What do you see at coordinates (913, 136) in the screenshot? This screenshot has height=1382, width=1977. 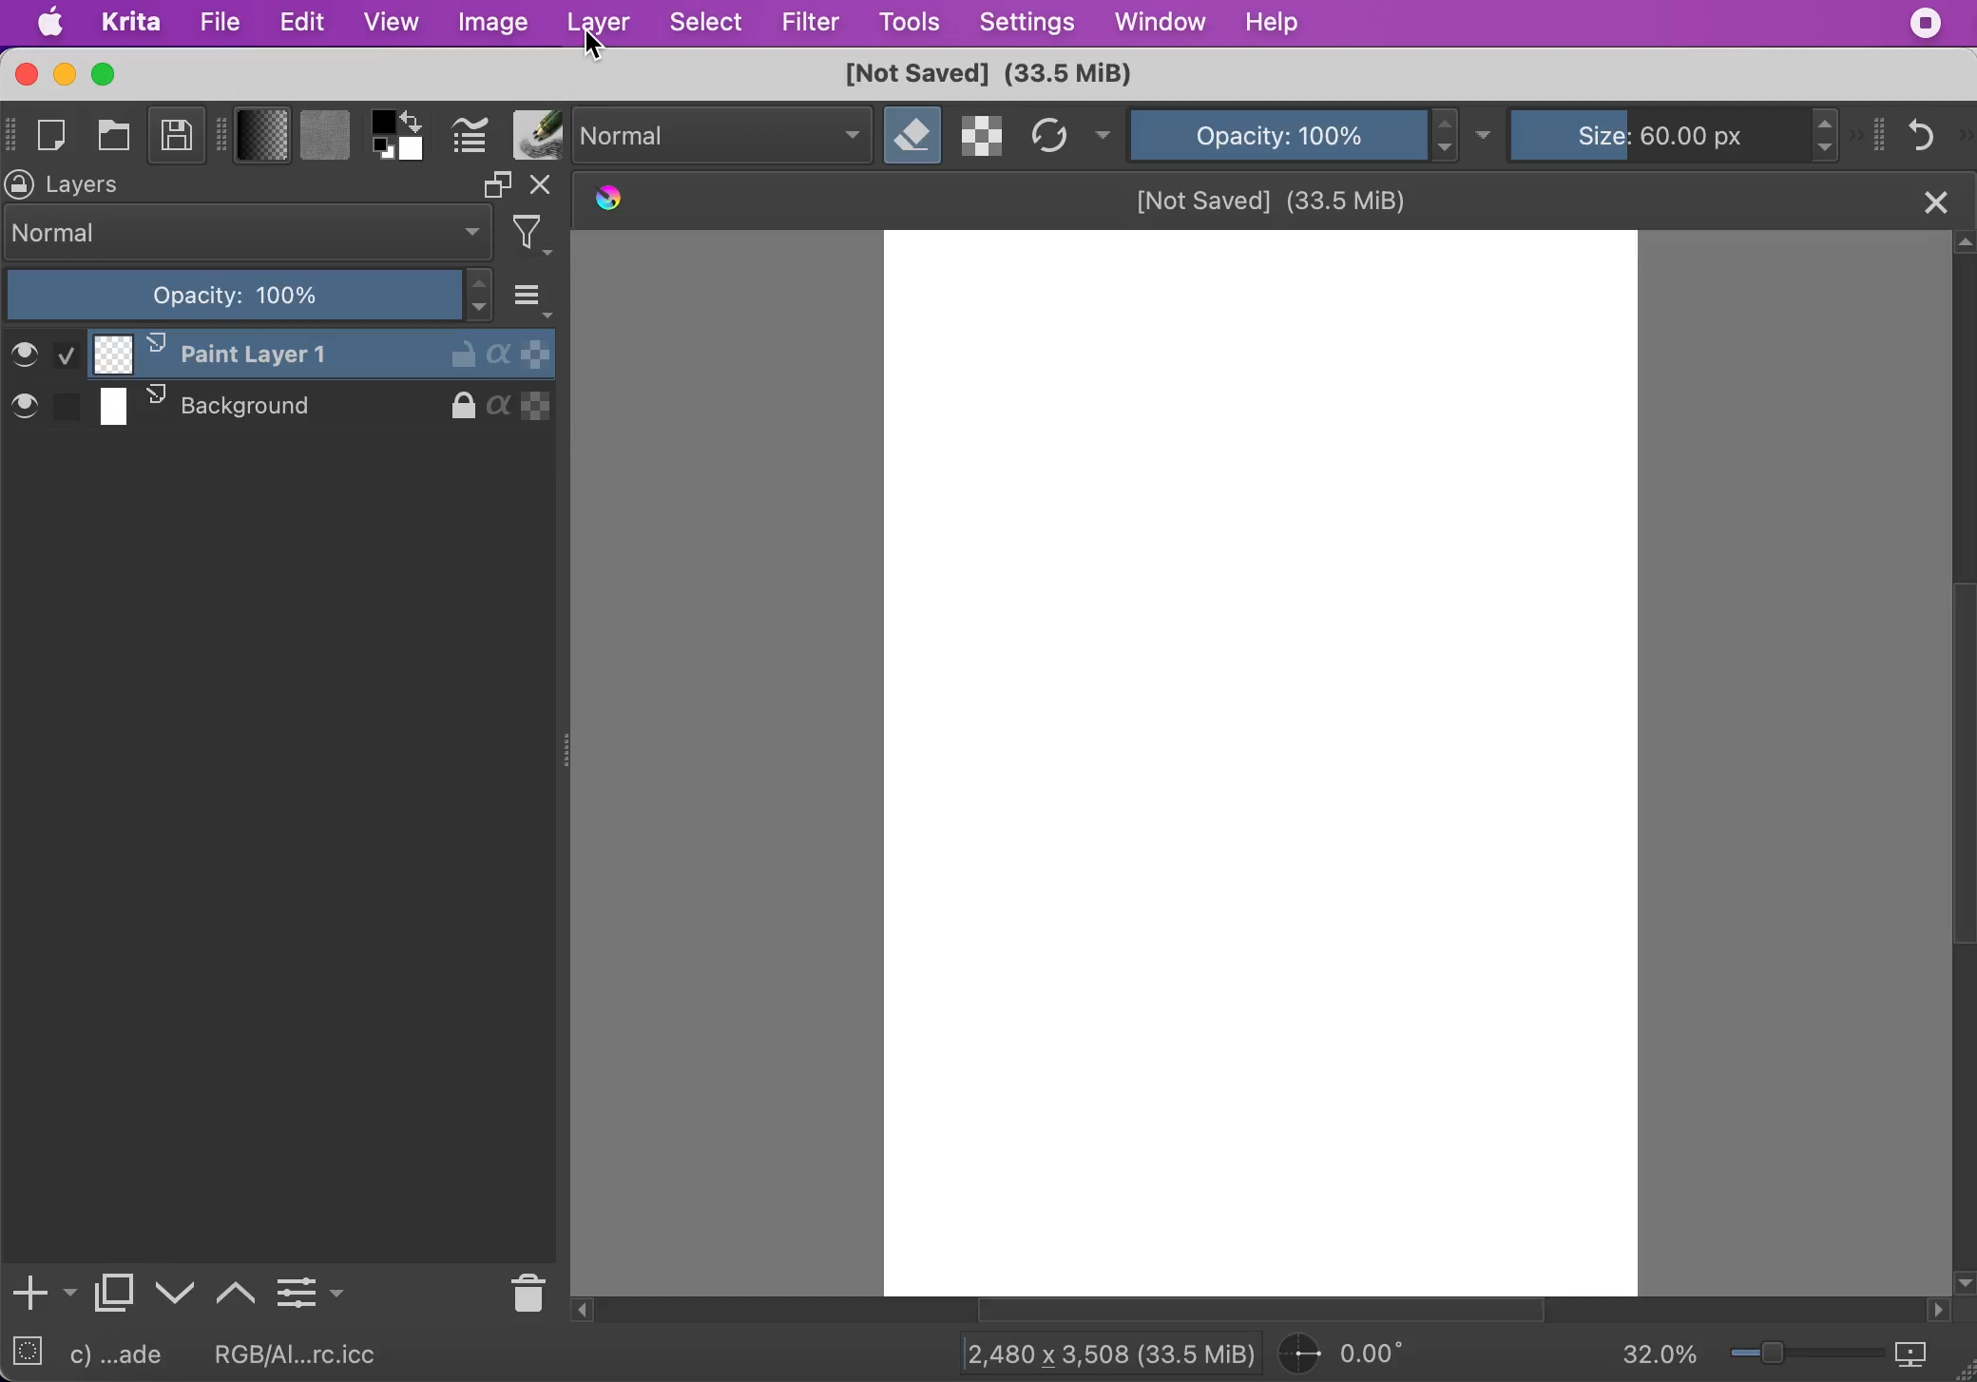 I see `set eraser mode` at bounding box center [913, 136].